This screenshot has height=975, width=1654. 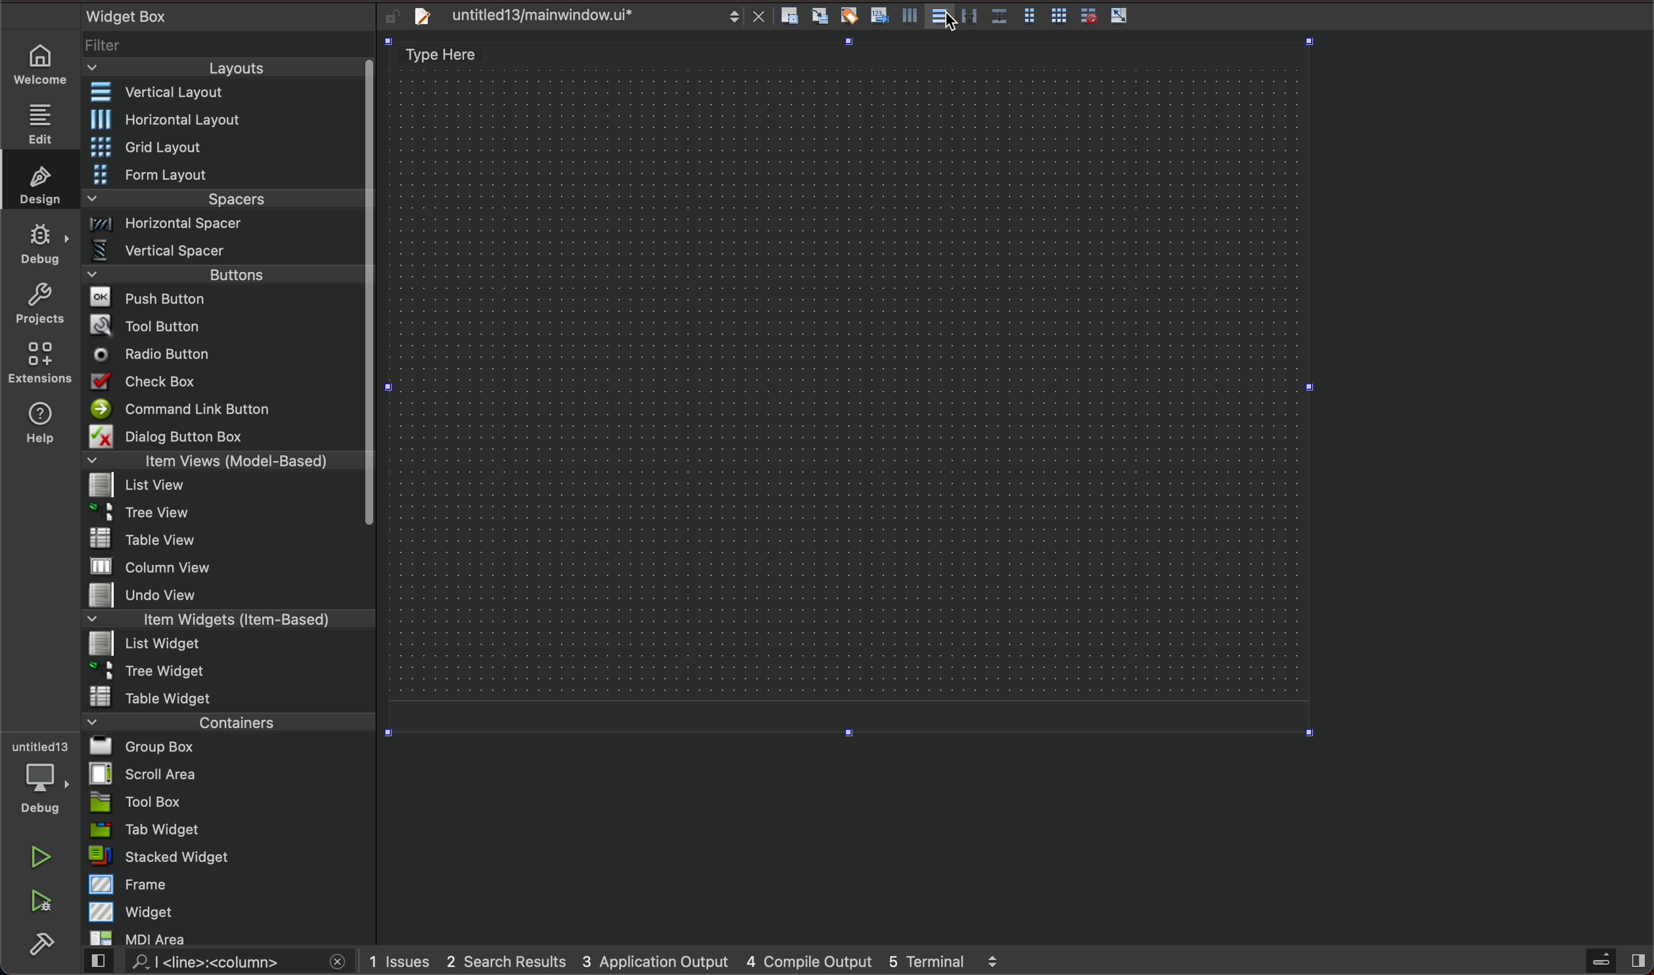 I want to click on list widget, so click(x=224, y=645).